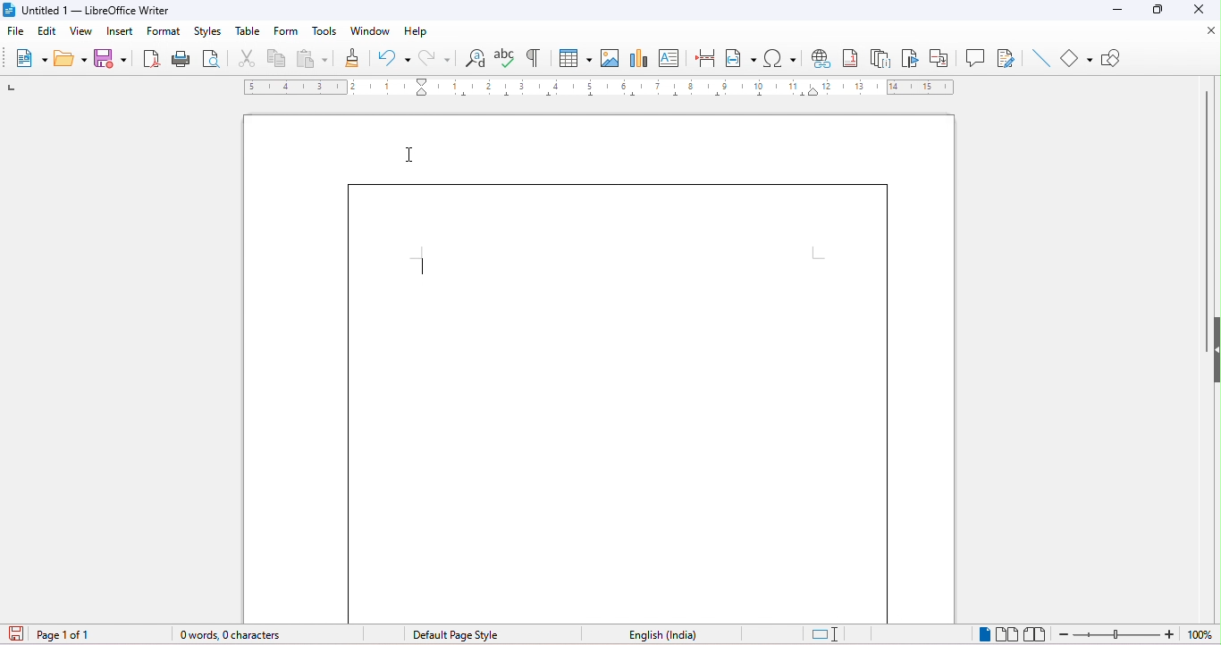 The width and height of the screenshot is (1221, 645). I want to click on toggle formatting marks, so click(533, 56).